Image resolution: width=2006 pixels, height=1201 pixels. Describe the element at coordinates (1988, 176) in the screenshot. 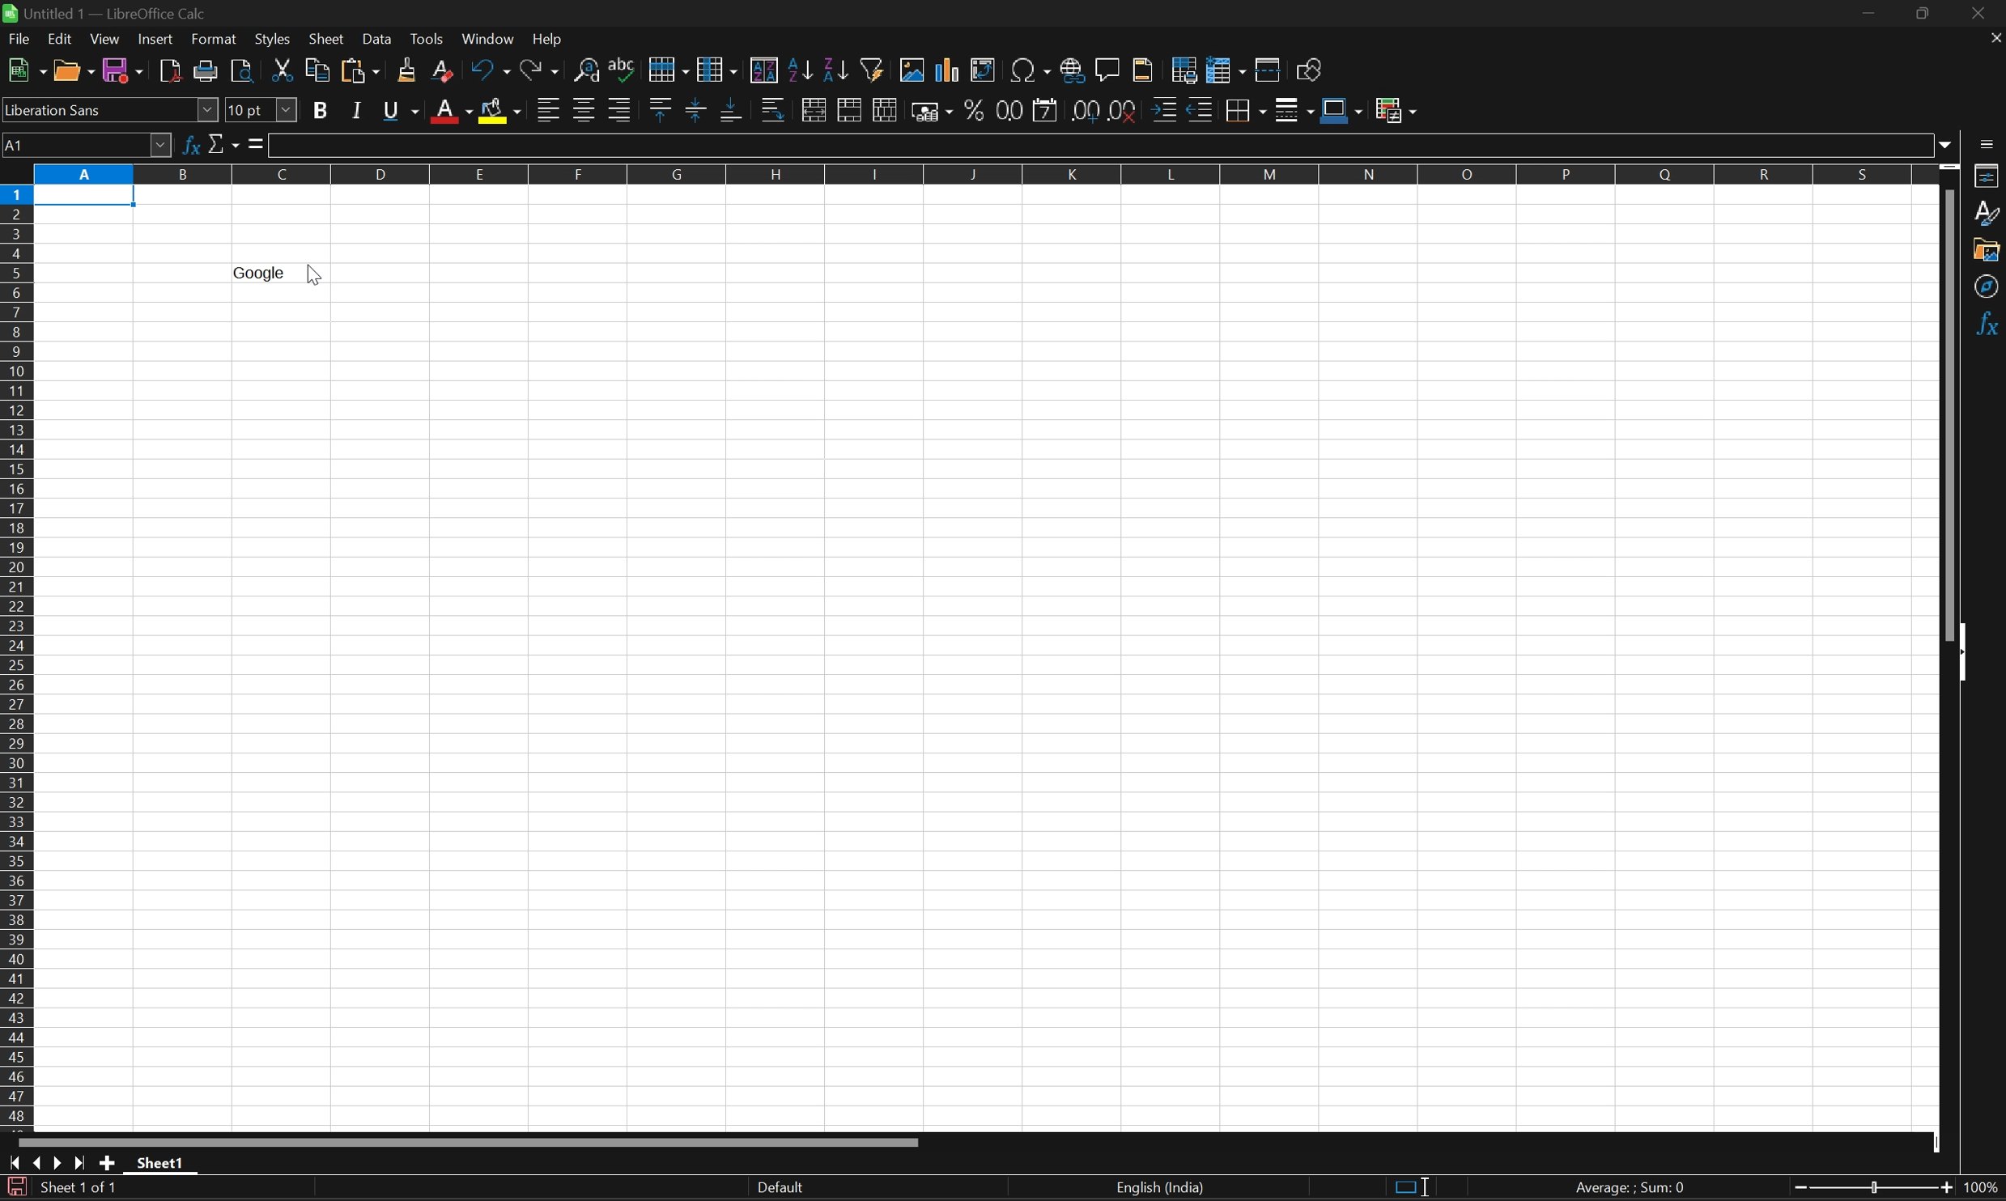

I see `Properties` at that location.